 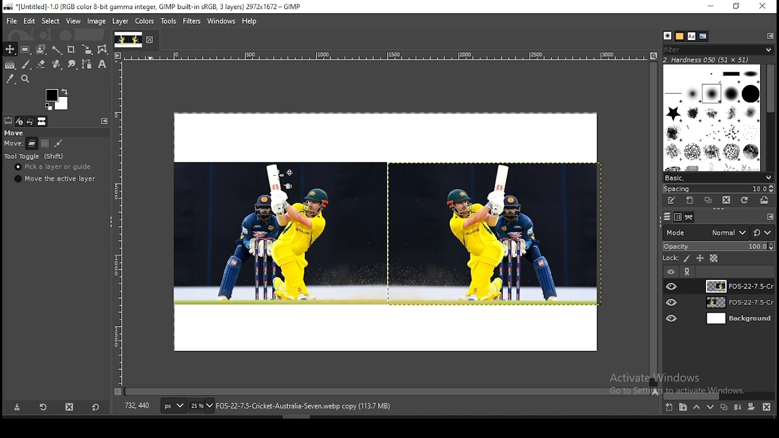 I want to click on filters, so click(x=192, y=21).